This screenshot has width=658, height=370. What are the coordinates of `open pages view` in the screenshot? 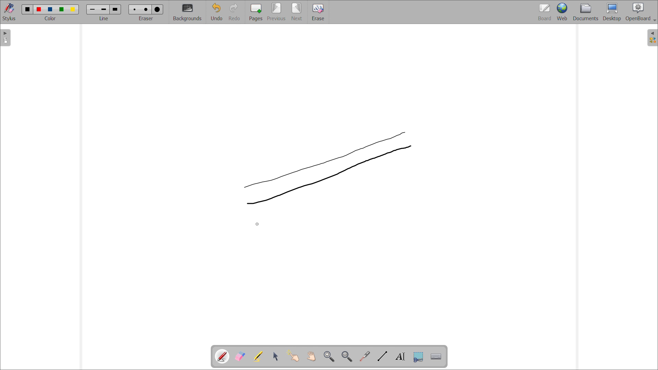 It's located at (6, 38).